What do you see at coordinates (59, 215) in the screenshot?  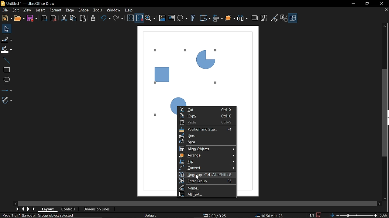 I see `Group object selected` at bounding box center [59, 215].